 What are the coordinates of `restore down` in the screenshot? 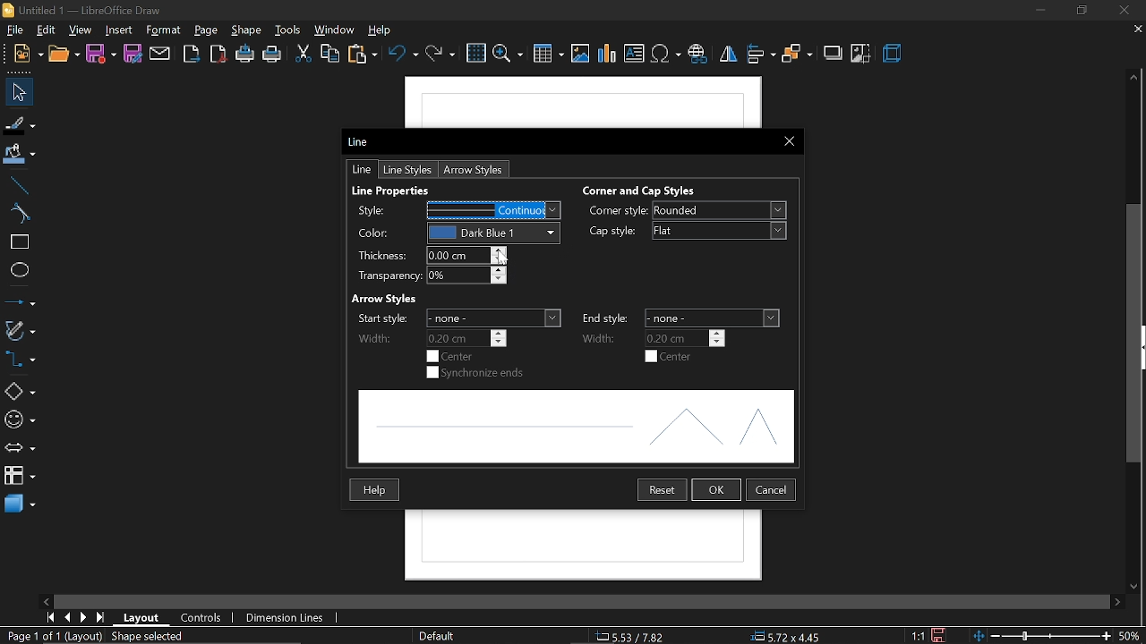 It's located at (1081, 11).